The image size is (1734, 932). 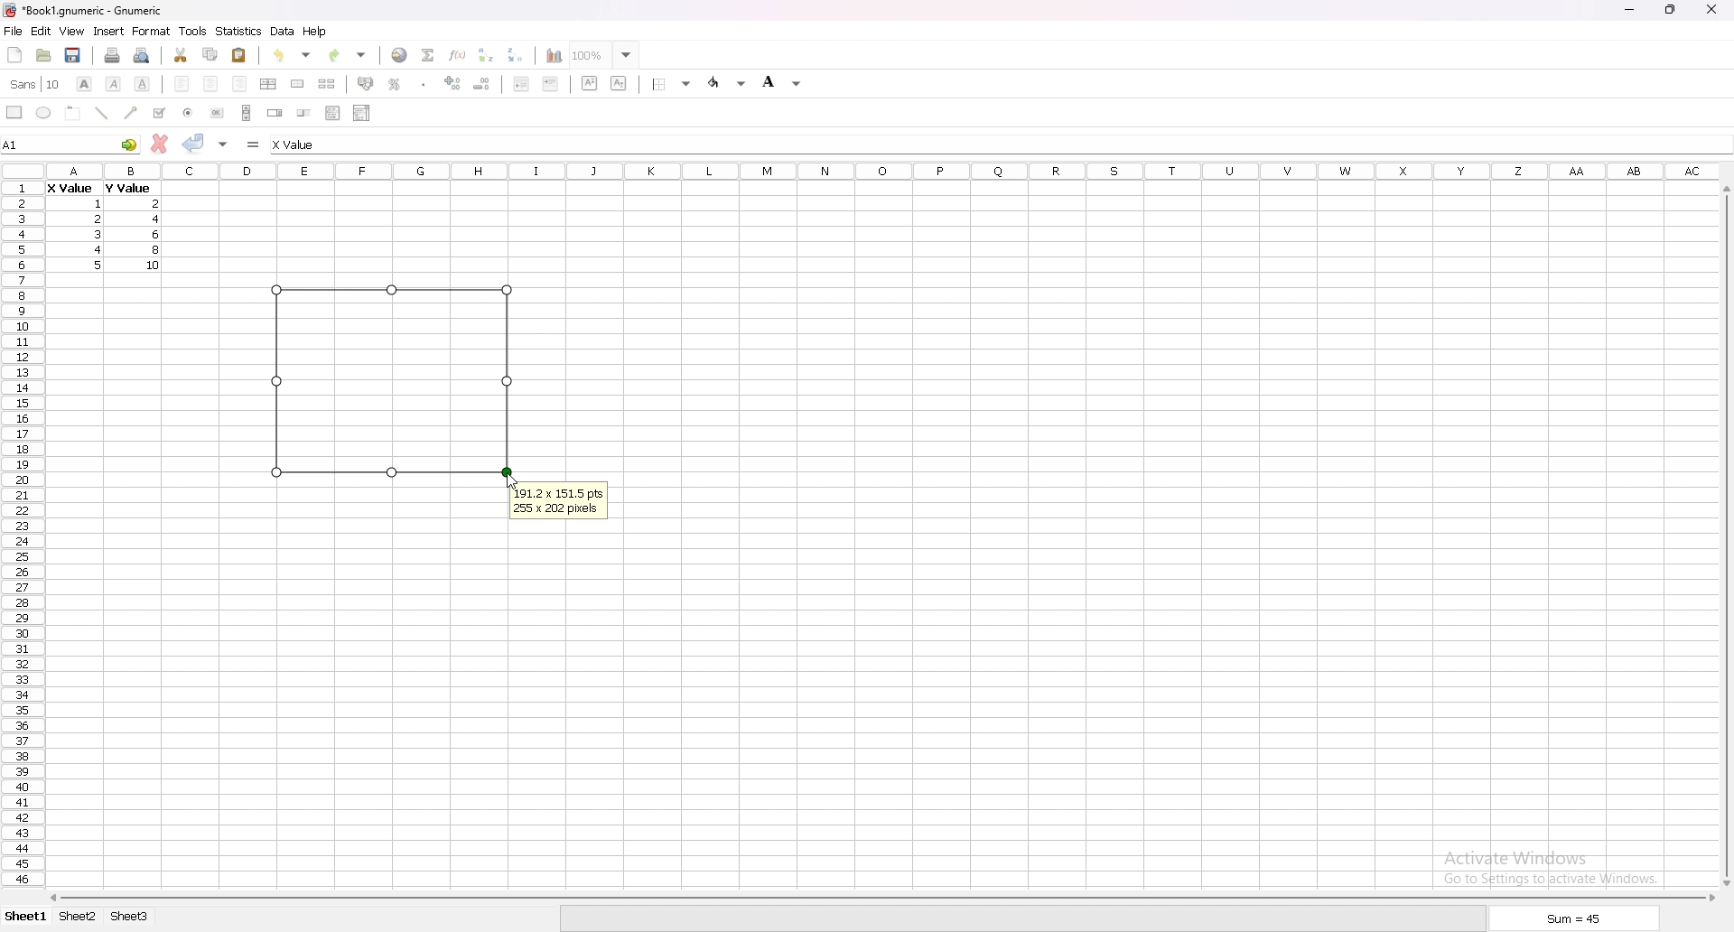 What do you see at coordinates (19, 531) in the screenshot?
I see `rows` at bounding box center [19, 531].